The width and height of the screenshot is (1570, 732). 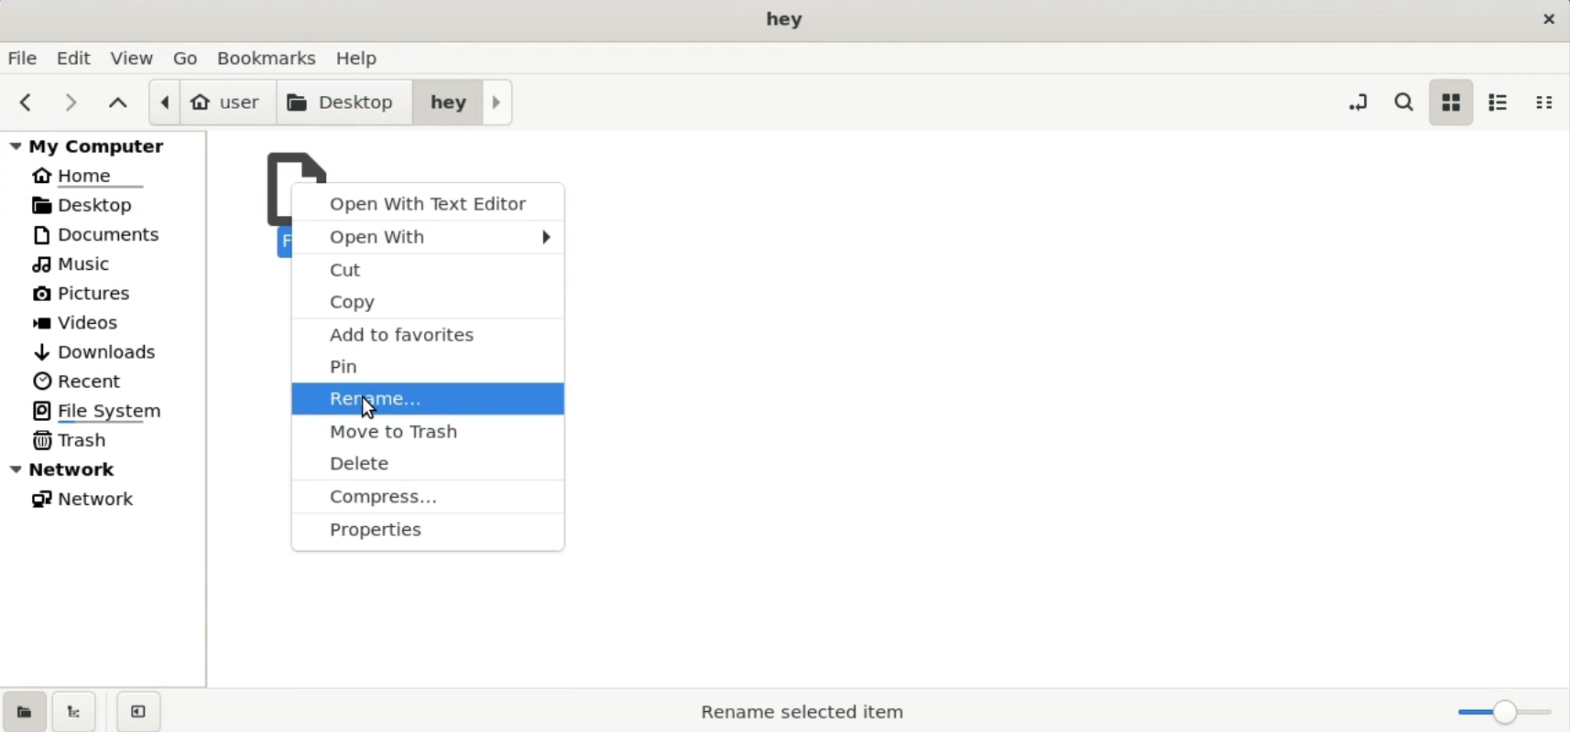 What do you see at coordinates (91, 297) in the screenshot?
I see `pictures` at bounding box center [91, 297].